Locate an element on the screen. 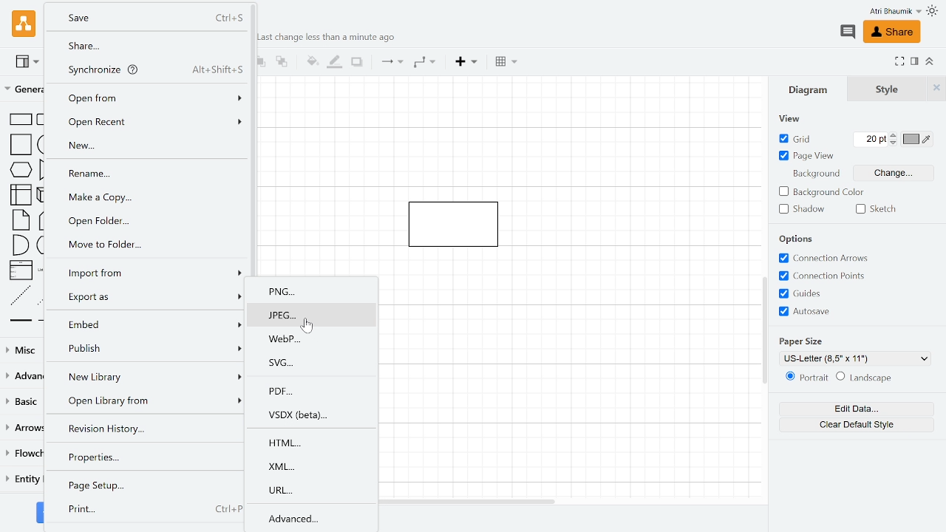  WebP is located at coordinates (315, 338).